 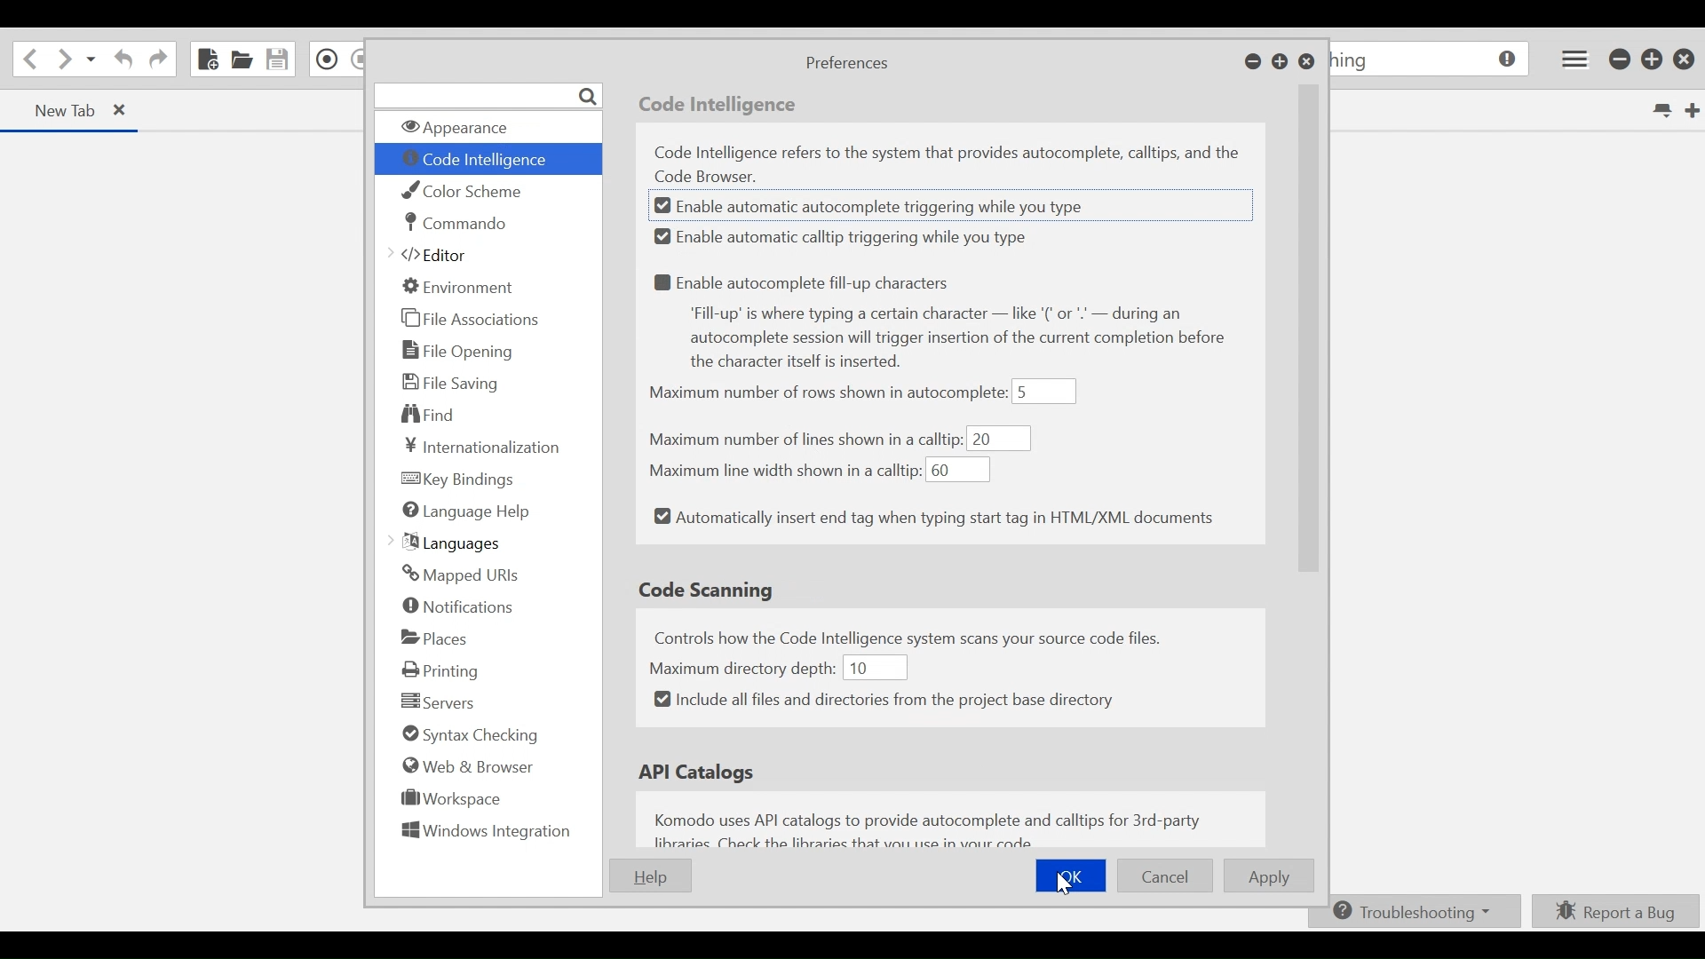 I want to click on Controls how the Code Intelligence system scans your source code files., so click(x=930, y=636).